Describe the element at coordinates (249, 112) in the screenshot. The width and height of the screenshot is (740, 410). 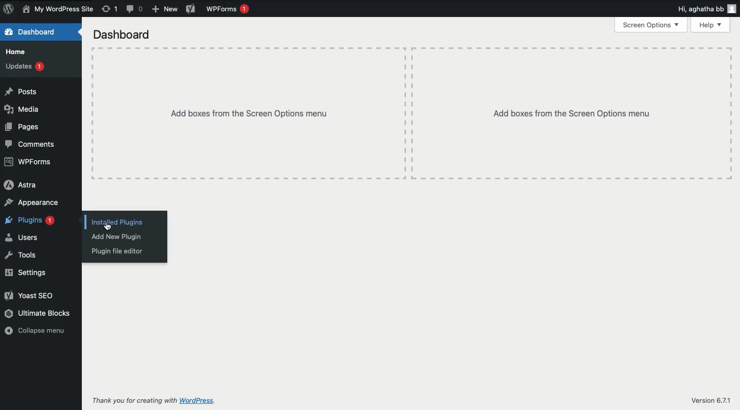
I see `Add boxes from the Screen options menu` at that location.